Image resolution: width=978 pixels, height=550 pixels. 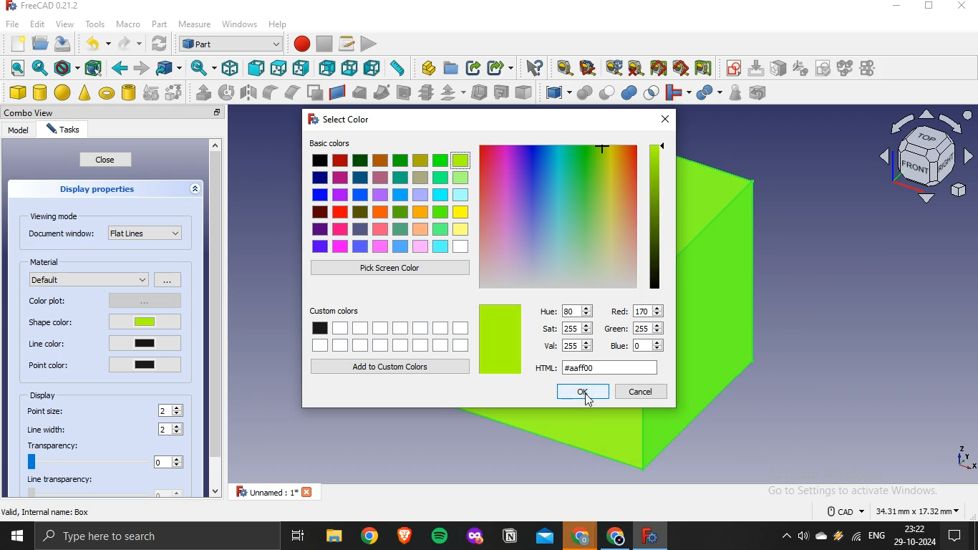 What do you see at coordinates (195, 25) in the screenshot?
I see `measure` at bounding box center [195, 25].